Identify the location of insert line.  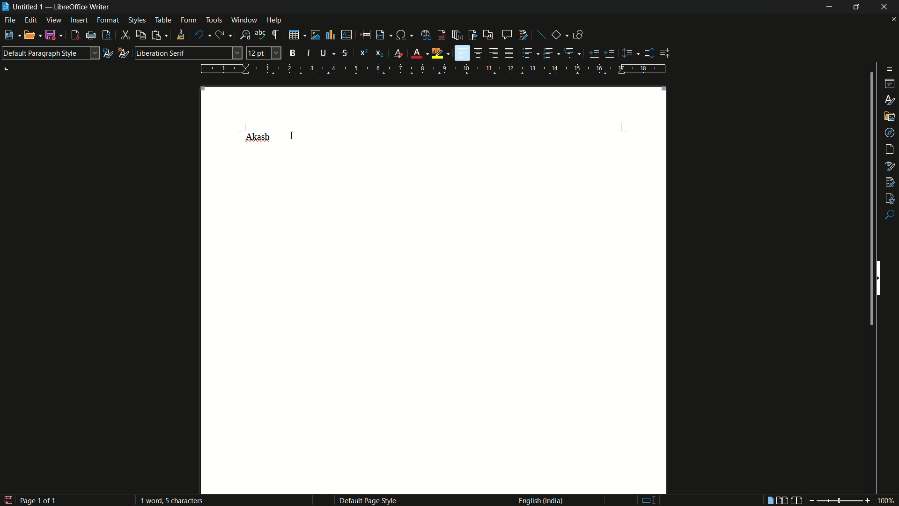
(542, 36).